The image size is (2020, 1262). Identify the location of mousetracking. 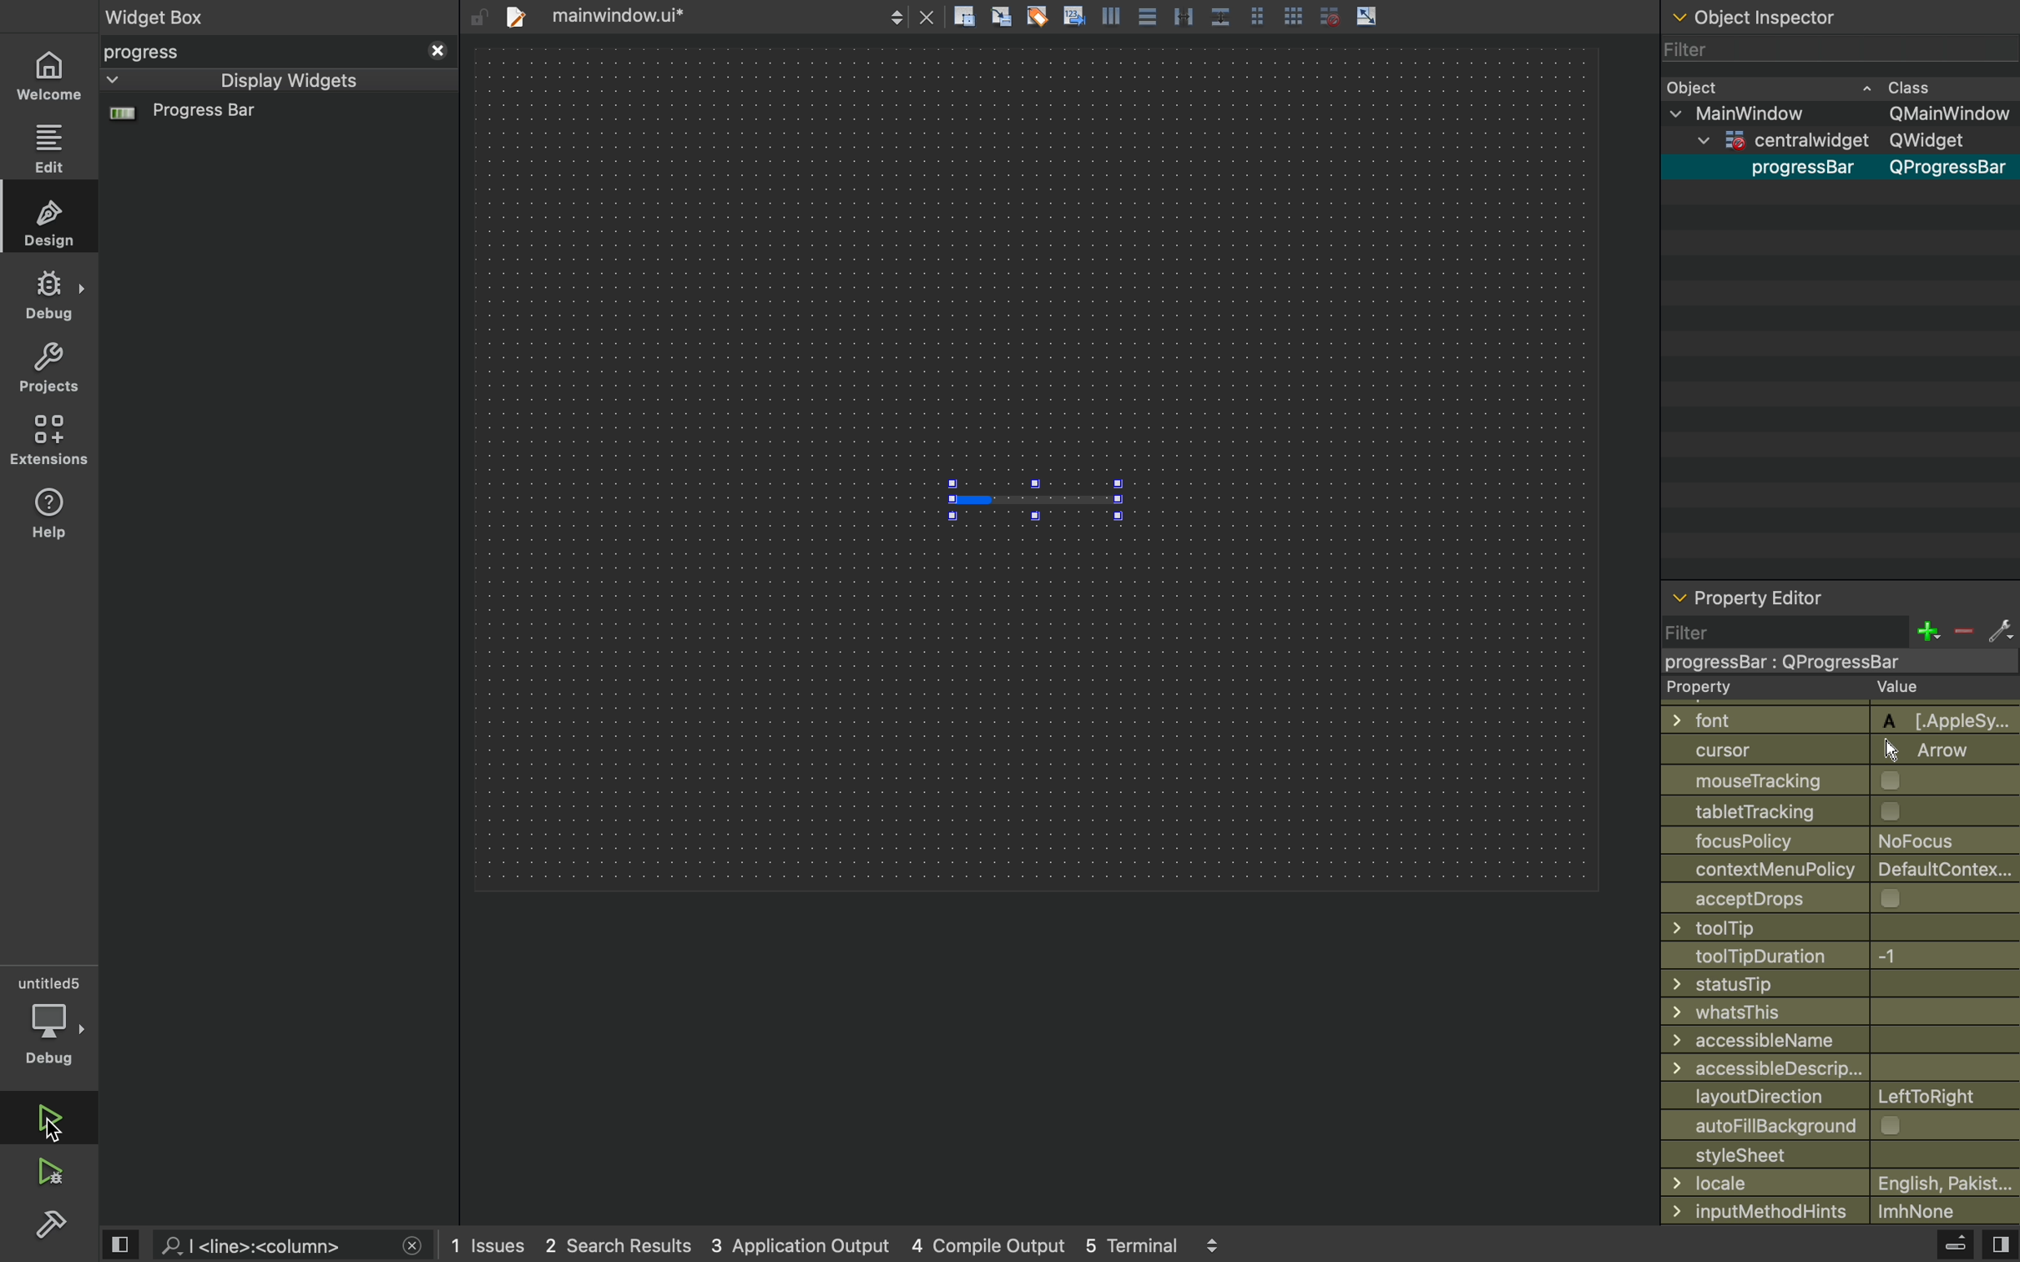
(1834, 781).